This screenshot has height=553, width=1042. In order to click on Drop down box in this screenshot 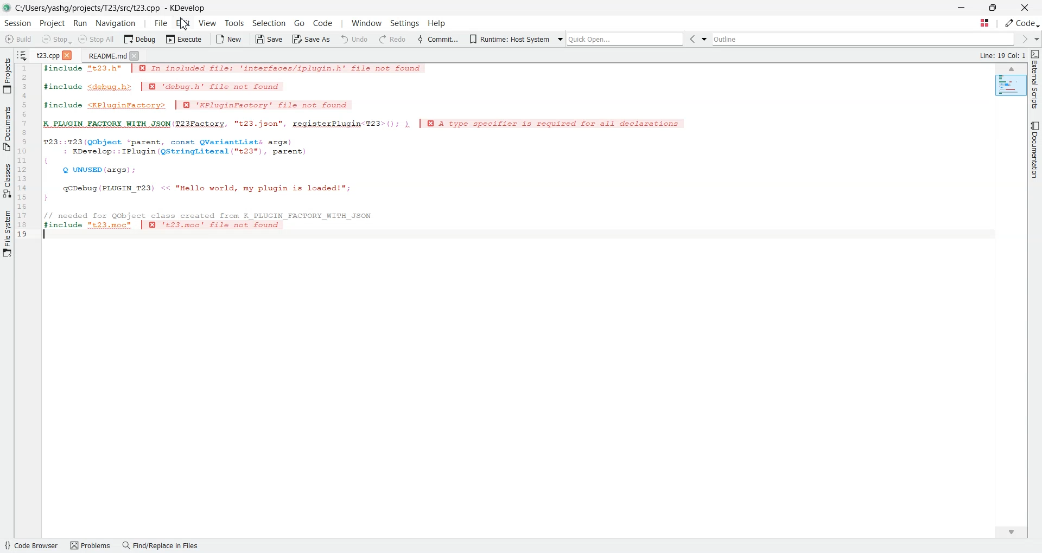, I will do `click(707, 40)`.